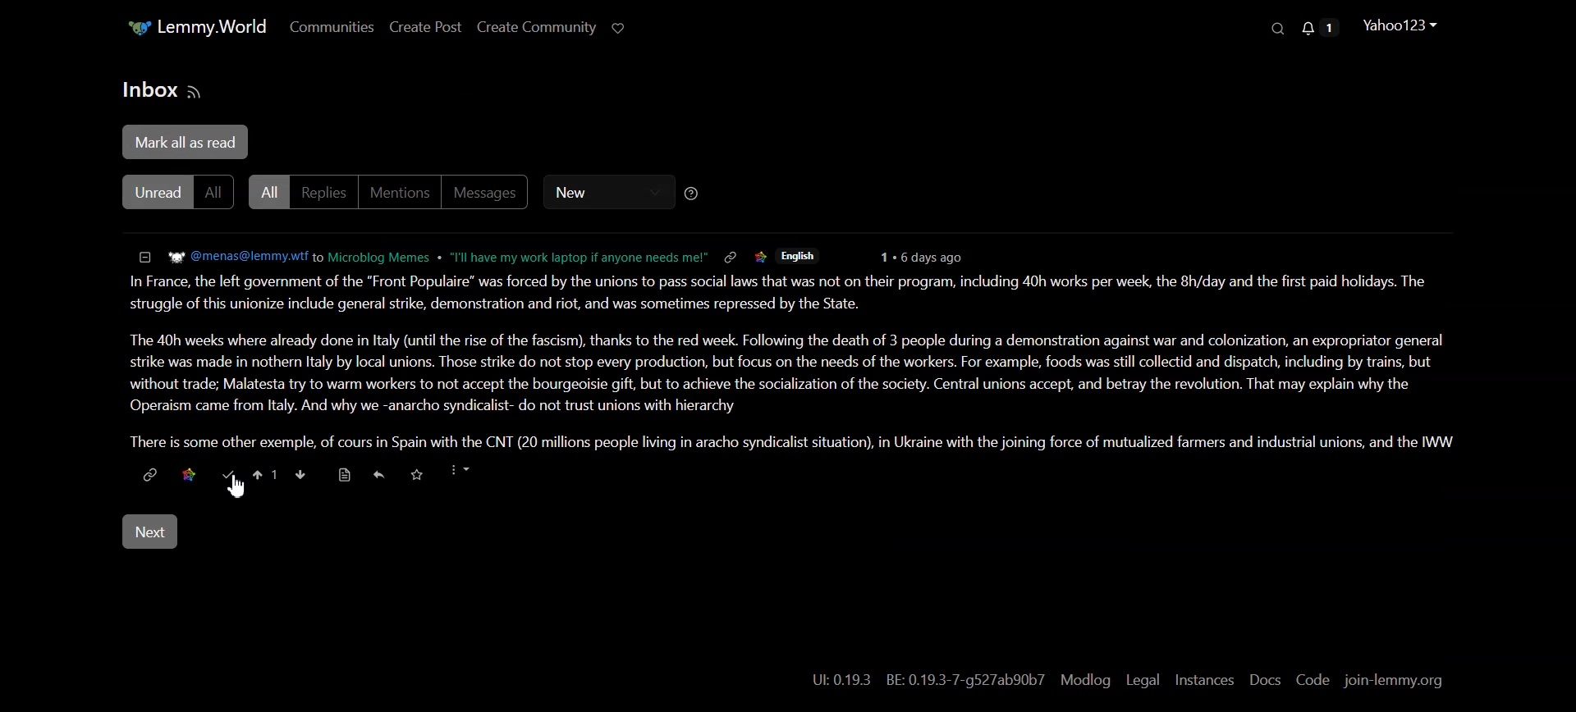 Image resolution: width=1576 pixels, height=712 pixels. What do you see at coordinates (268, 192) in the screenshot?
I see `All` at bounding box center [268, 192].